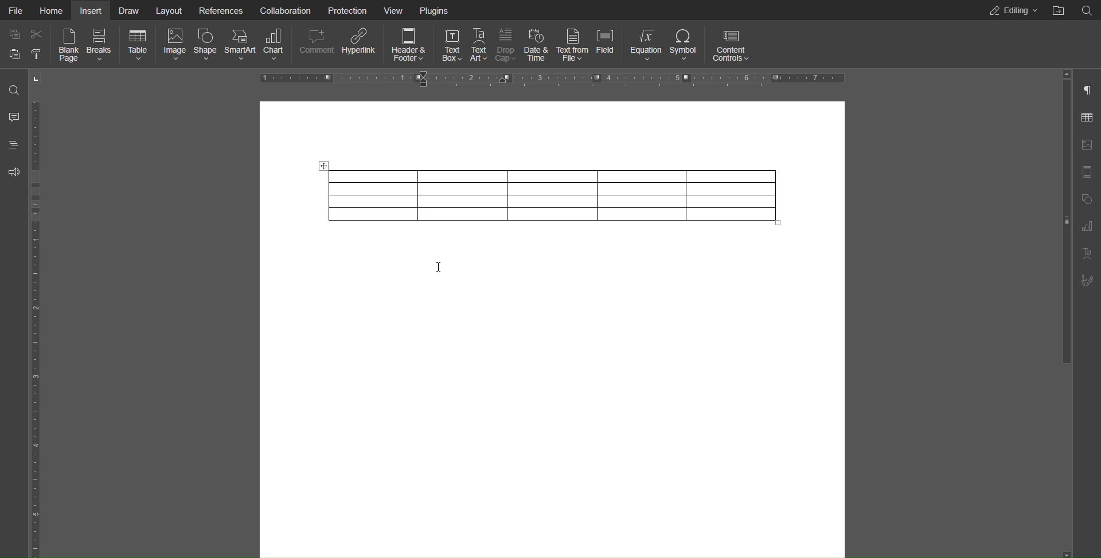 The width and height of the screenshot is (1101, 558). I want to click on Date & Time, so click(537, 45).